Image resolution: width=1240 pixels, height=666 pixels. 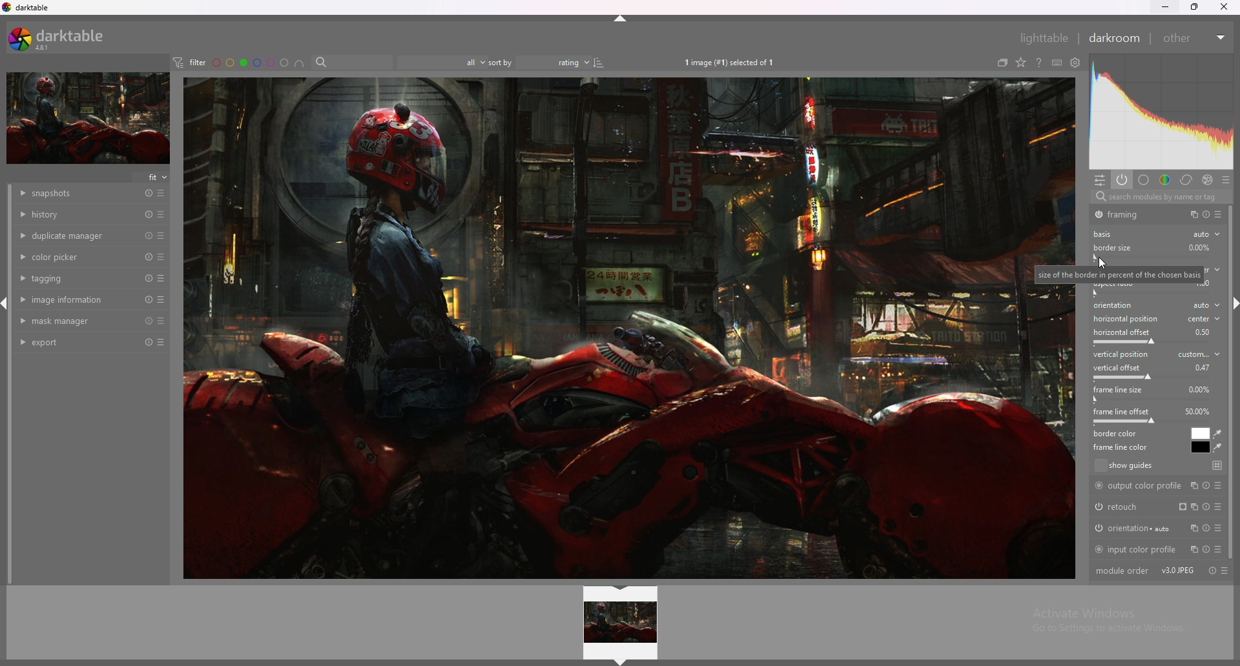 What do you see at coordinates (1153, 378) in the screenshot?
I see `vertical offset bar` at bounding box center [1153, 378].